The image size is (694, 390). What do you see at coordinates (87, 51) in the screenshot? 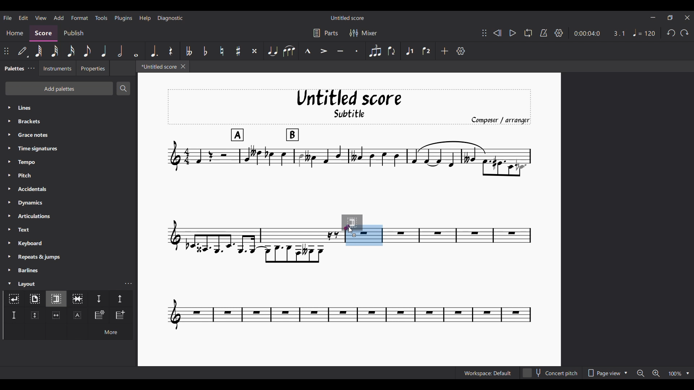
I see `8th note` at bounding box center [87, 51].